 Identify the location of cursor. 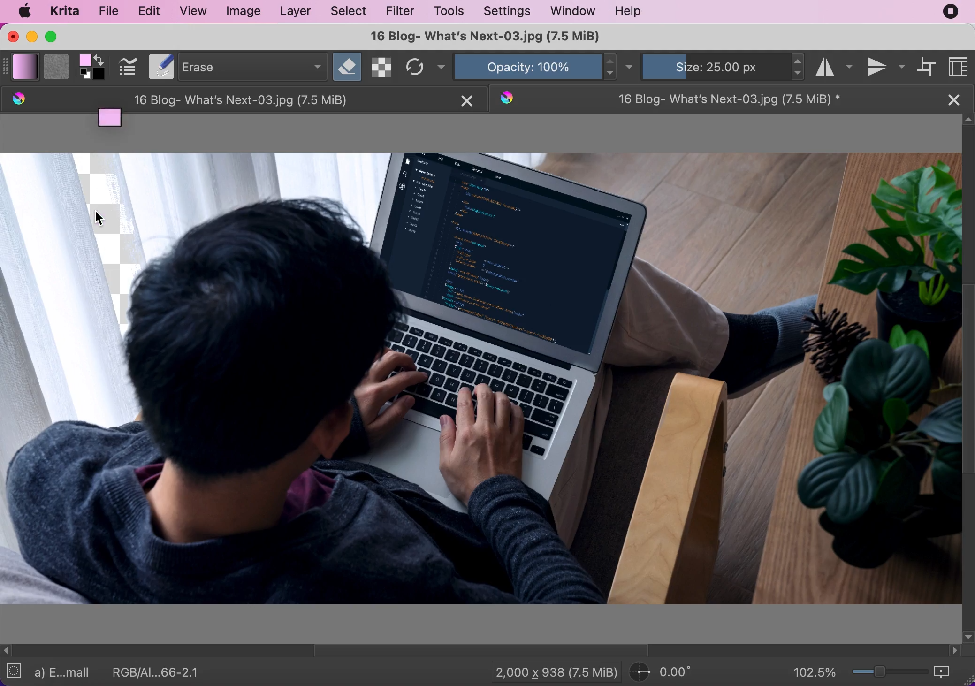
(101, 219).